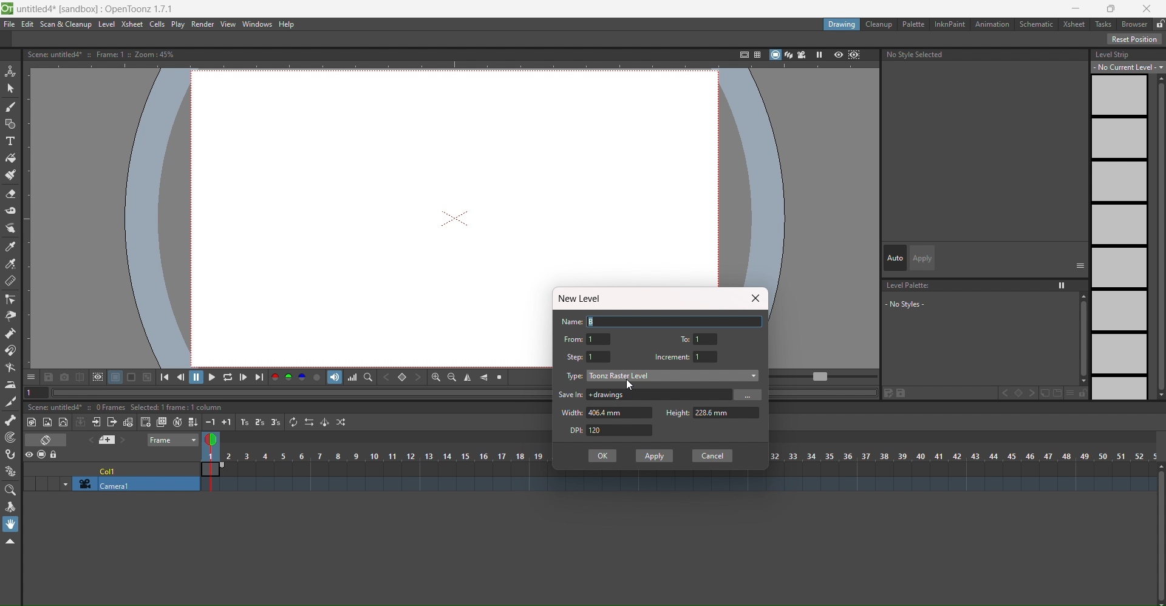 Image resolution: width=1166 pixels, height=606 pixels. Describe the element at coordinates (243, 422) in the screenshot. I see `increase step` at that location.